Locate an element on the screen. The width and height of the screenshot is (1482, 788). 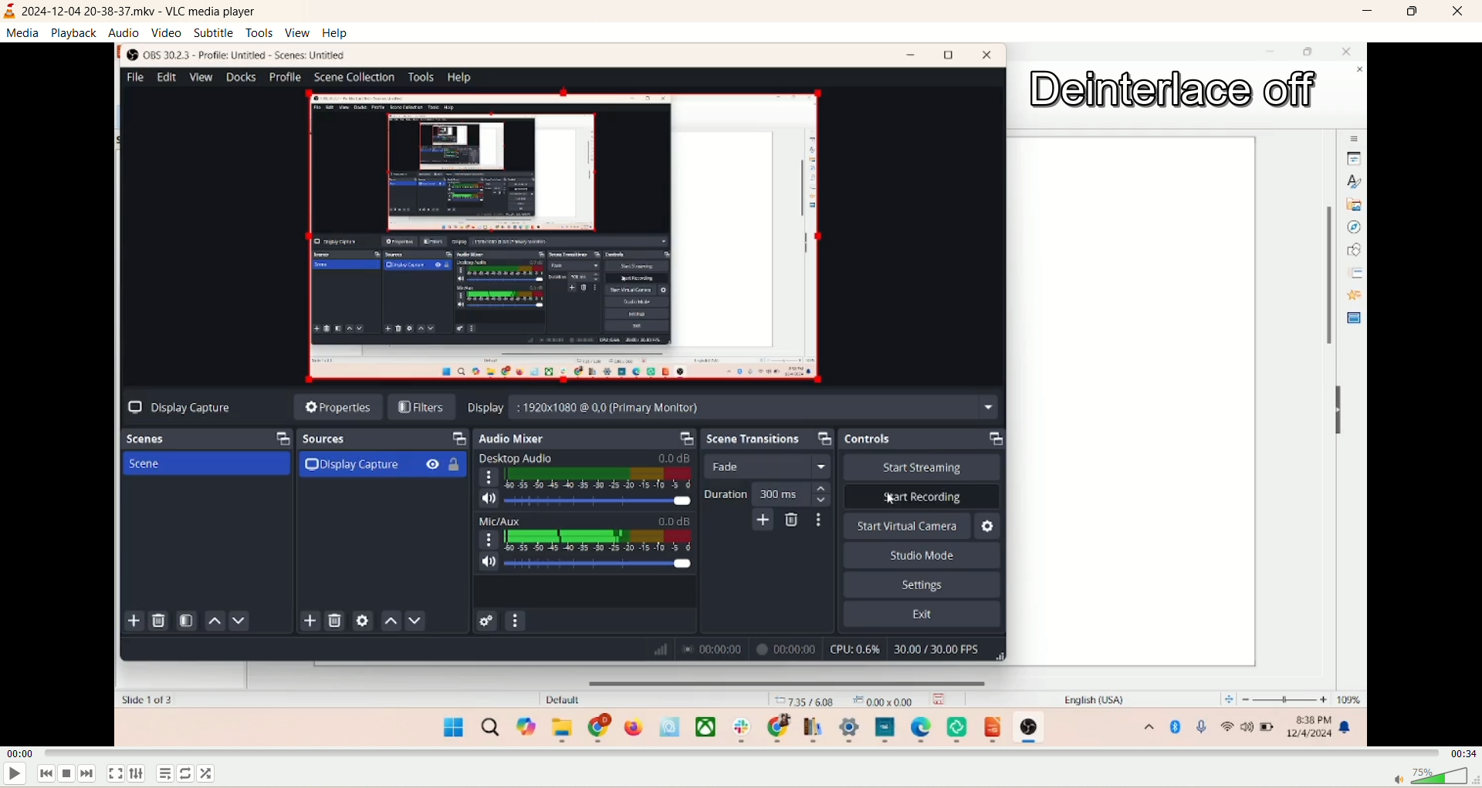
minimize is located at coordinates (1365, 13).